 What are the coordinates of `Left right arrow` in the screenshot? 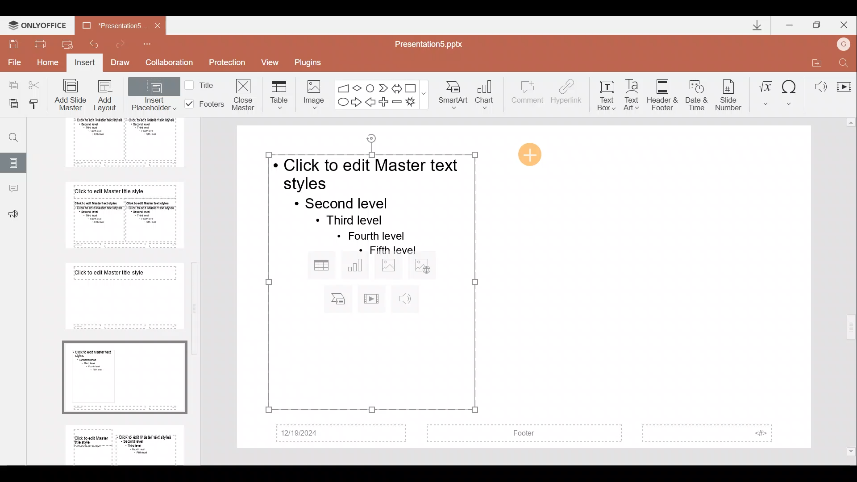 It's located at (396, 87).